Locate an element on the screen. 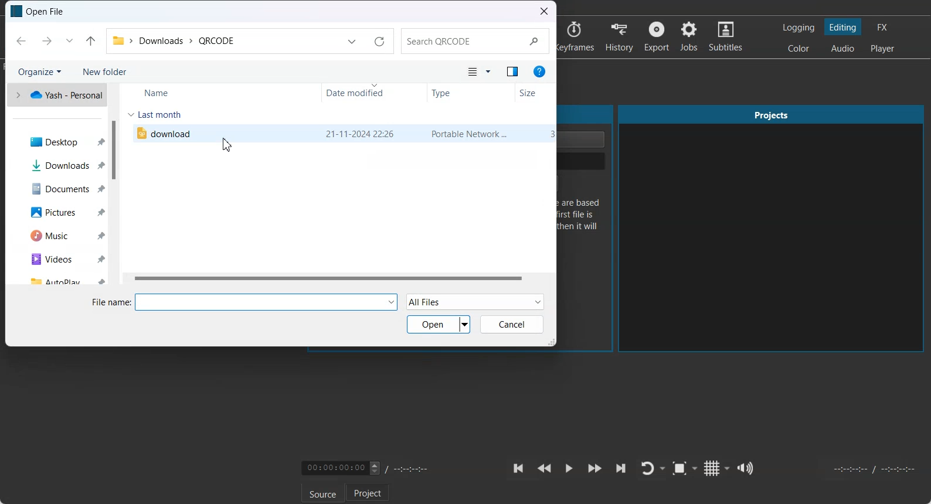 This screenshot has width=931, height=504. input file name is located at coordinates (267, 302).